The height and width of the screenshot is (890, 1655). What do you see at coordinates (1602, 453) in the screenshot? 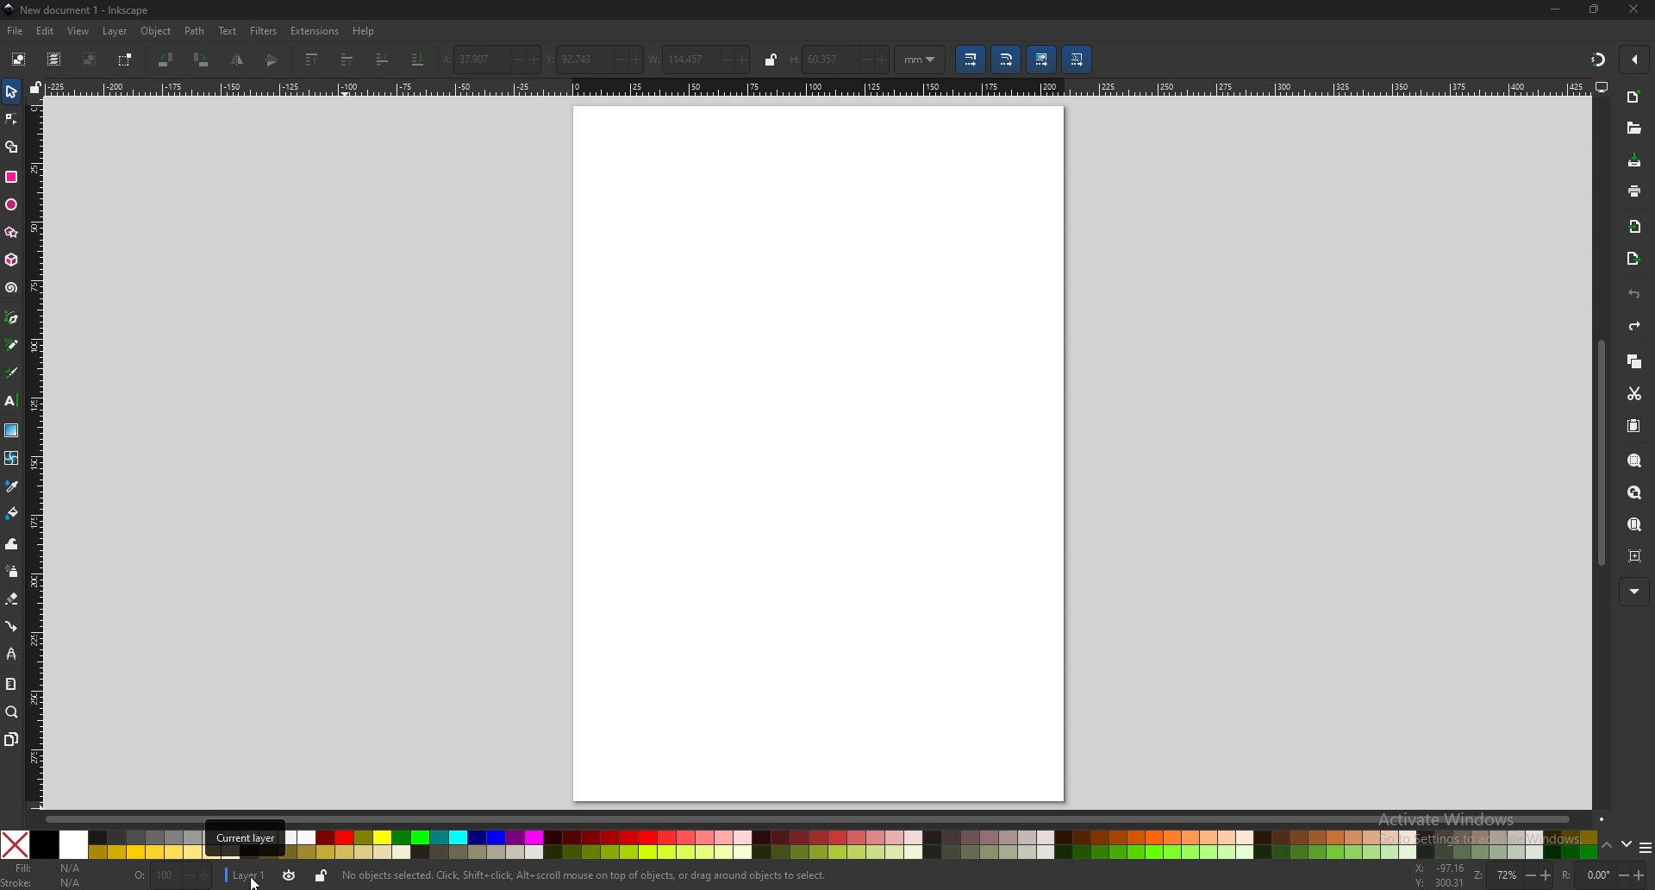
I see `scroll bar` at bounding box center [1602, 453].